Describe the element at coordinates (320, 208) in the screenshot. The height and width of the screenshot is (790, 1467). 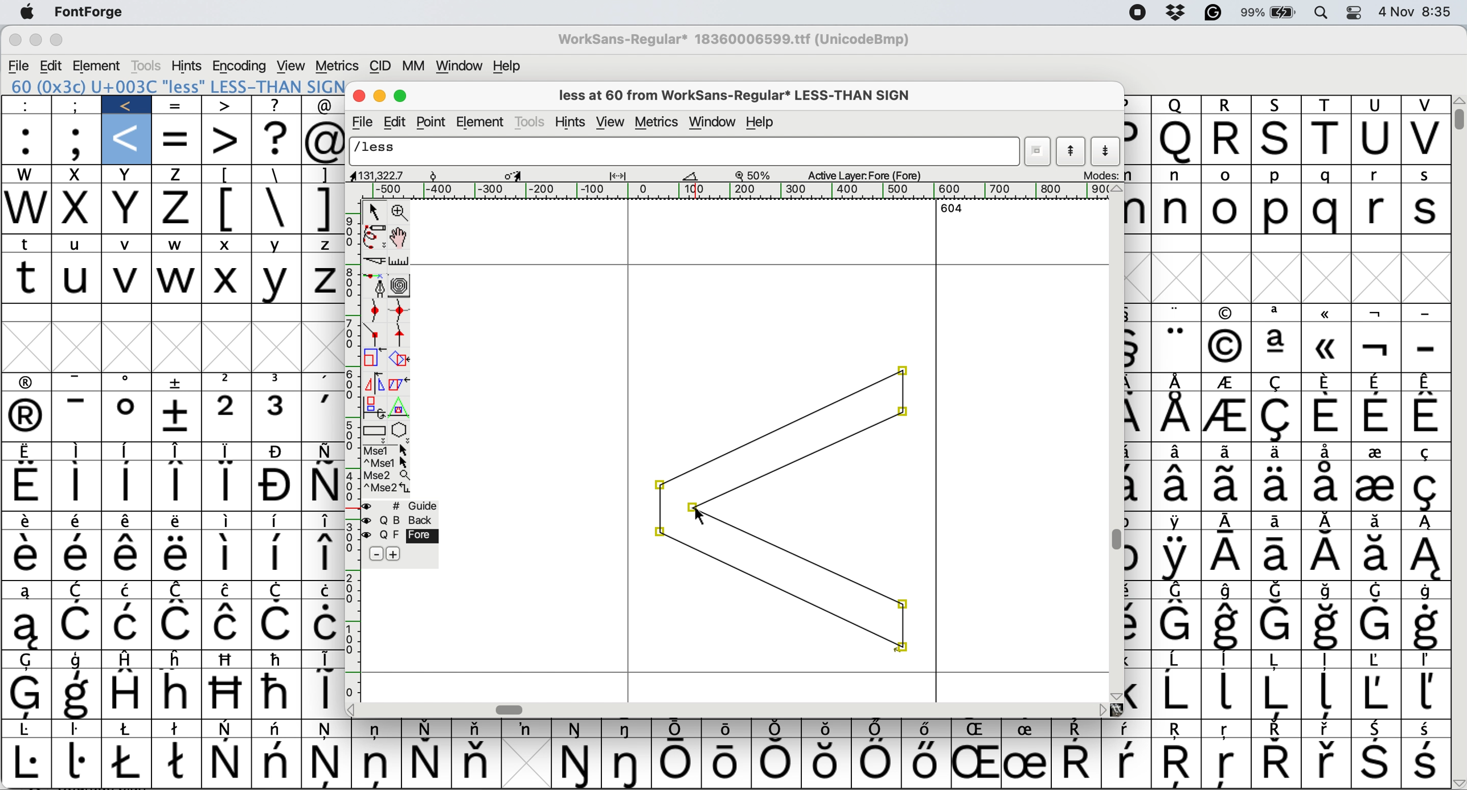
I see `]` at that location.